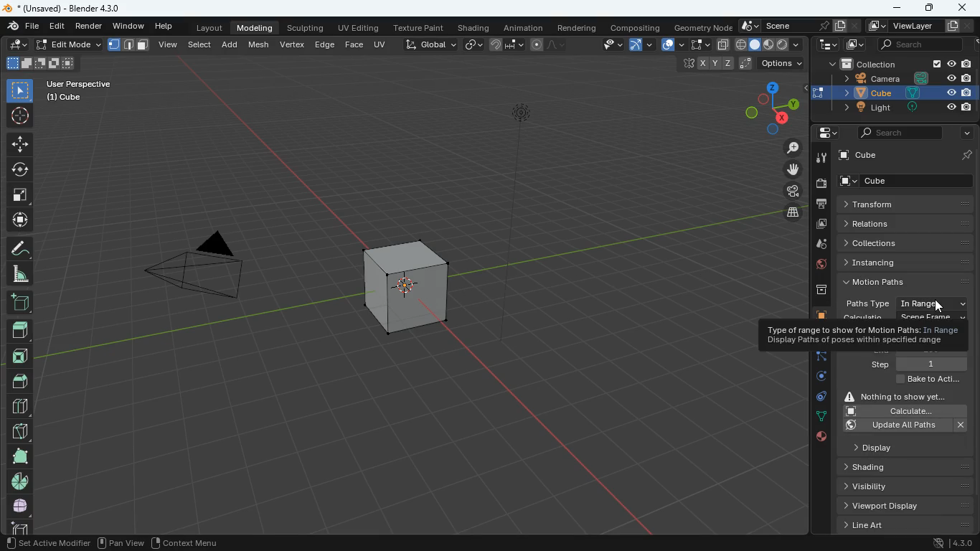  What do you see at coordinates (909, 262) in the screenshot?
I see `instancing` at bounding box center [909, 262].